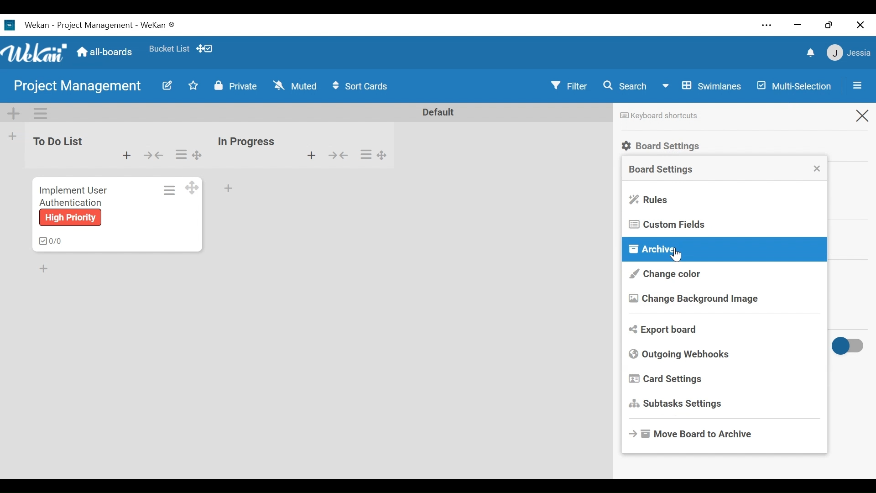 The image size is (876, 493). What do you see at coordinates (38, 113) in the screenshot?
I see `Swimlane Actions` at bounding box center [38, 113].